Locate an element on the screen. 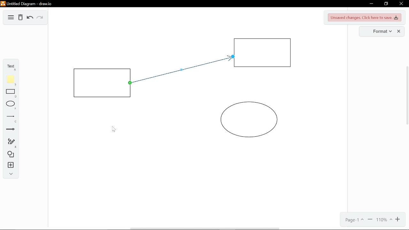 The height and width of the screenshot is (230, 409). Close format is located at coordinates (399, 31).